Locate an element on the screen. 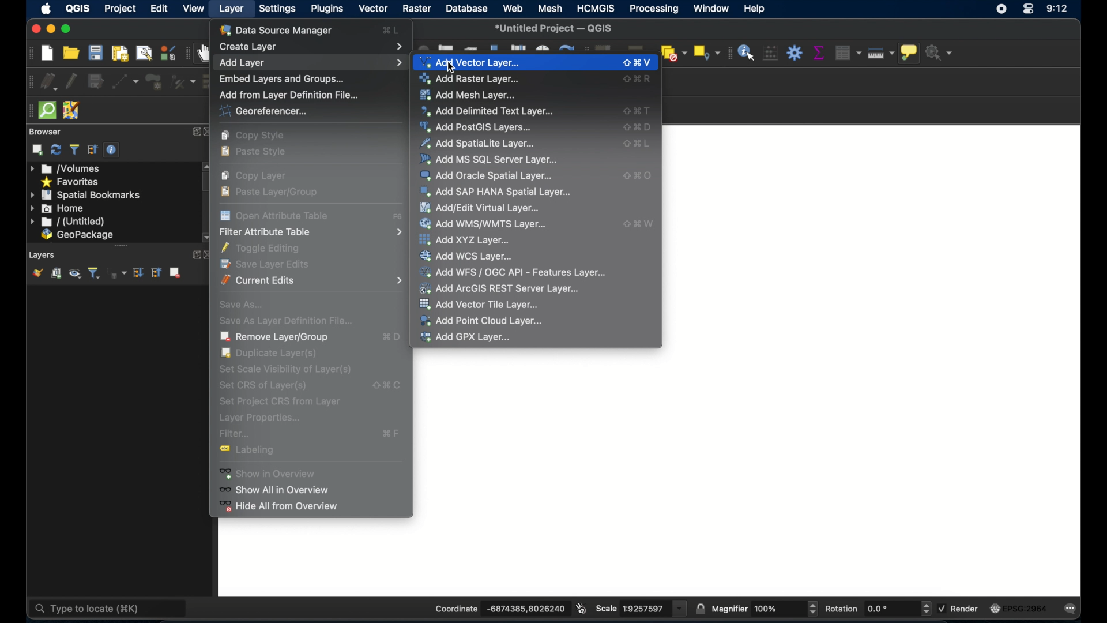 The image size is (1107, 623). magnifier is located at coordinates (766, 607).